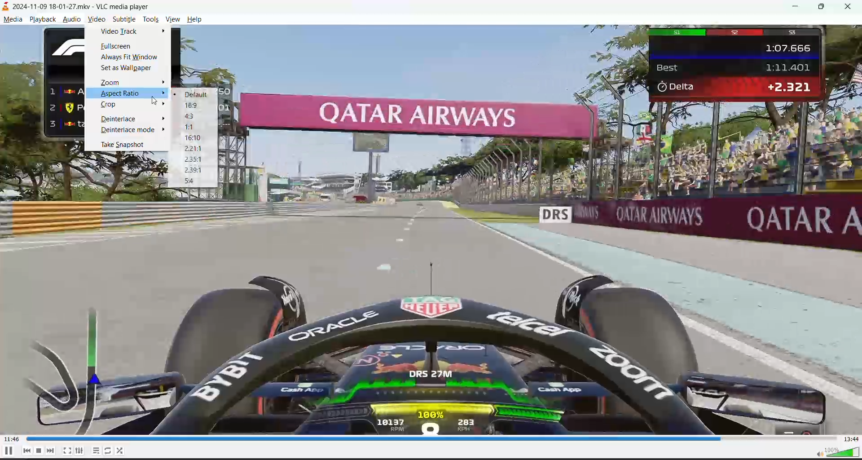  Describe the element at coordinates (129, 69) in the screenshot. I see `set as wallpaper` at that location.